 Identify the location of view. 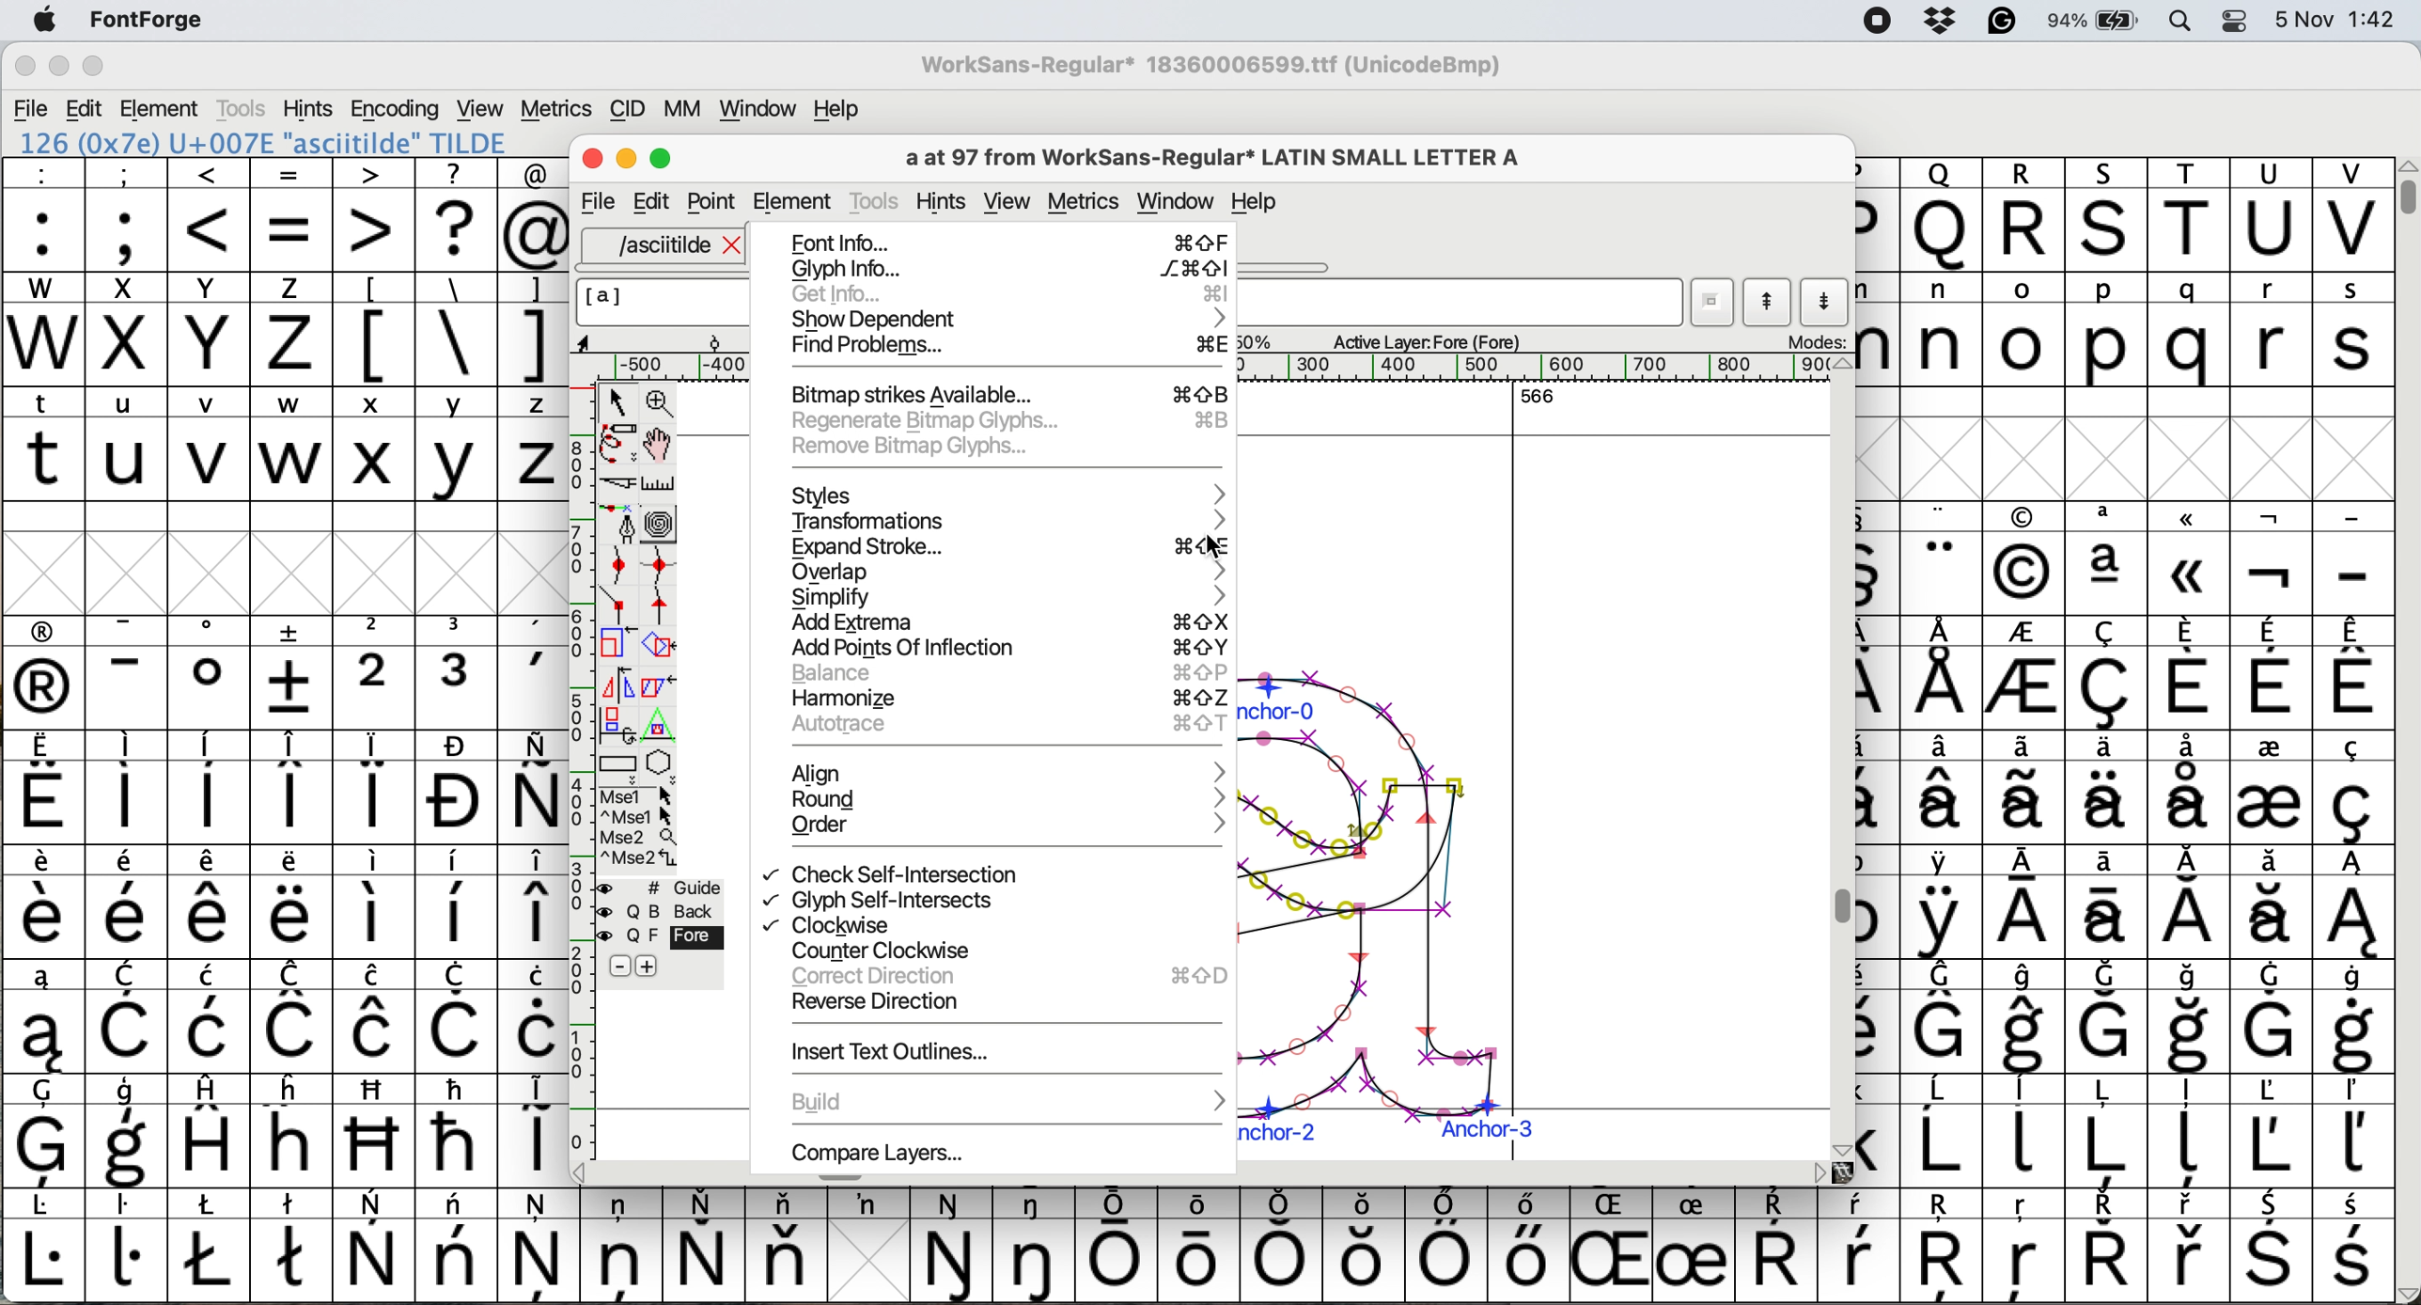
(1006, 202).